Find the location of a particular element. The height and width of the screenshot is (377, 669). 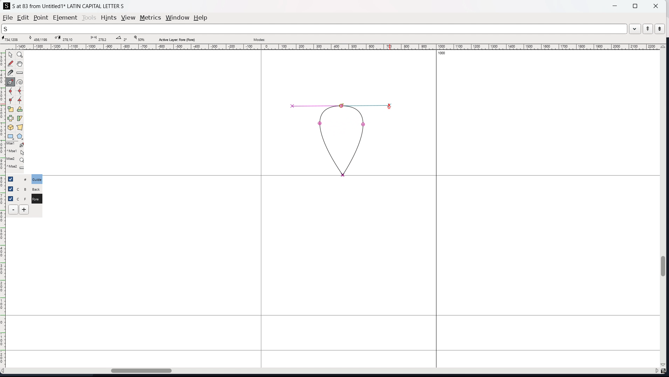

previous word in the wordlist is located at coordinates (648, 29).